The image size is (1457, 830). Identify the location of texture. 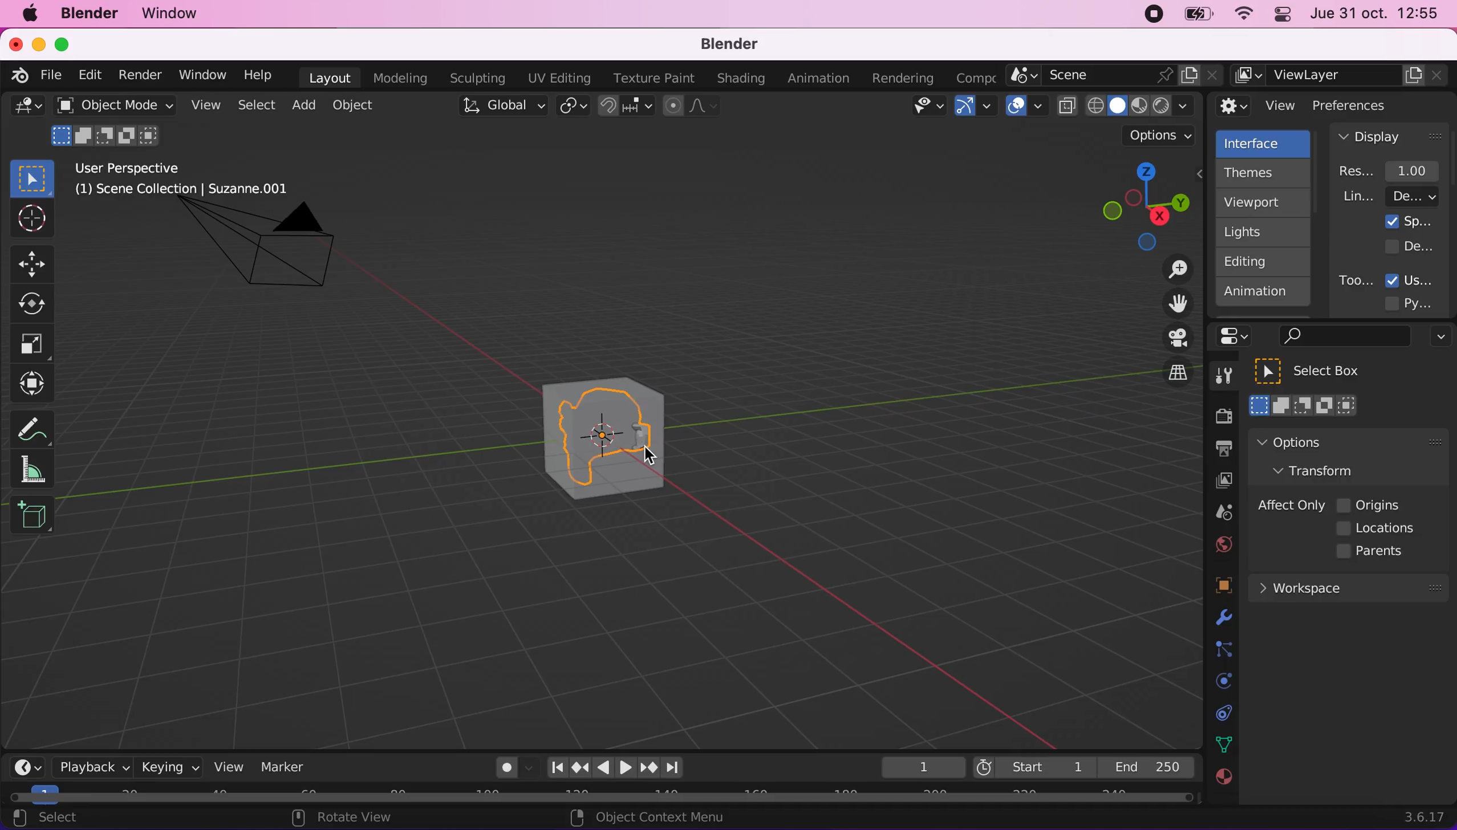
(1222, 783).